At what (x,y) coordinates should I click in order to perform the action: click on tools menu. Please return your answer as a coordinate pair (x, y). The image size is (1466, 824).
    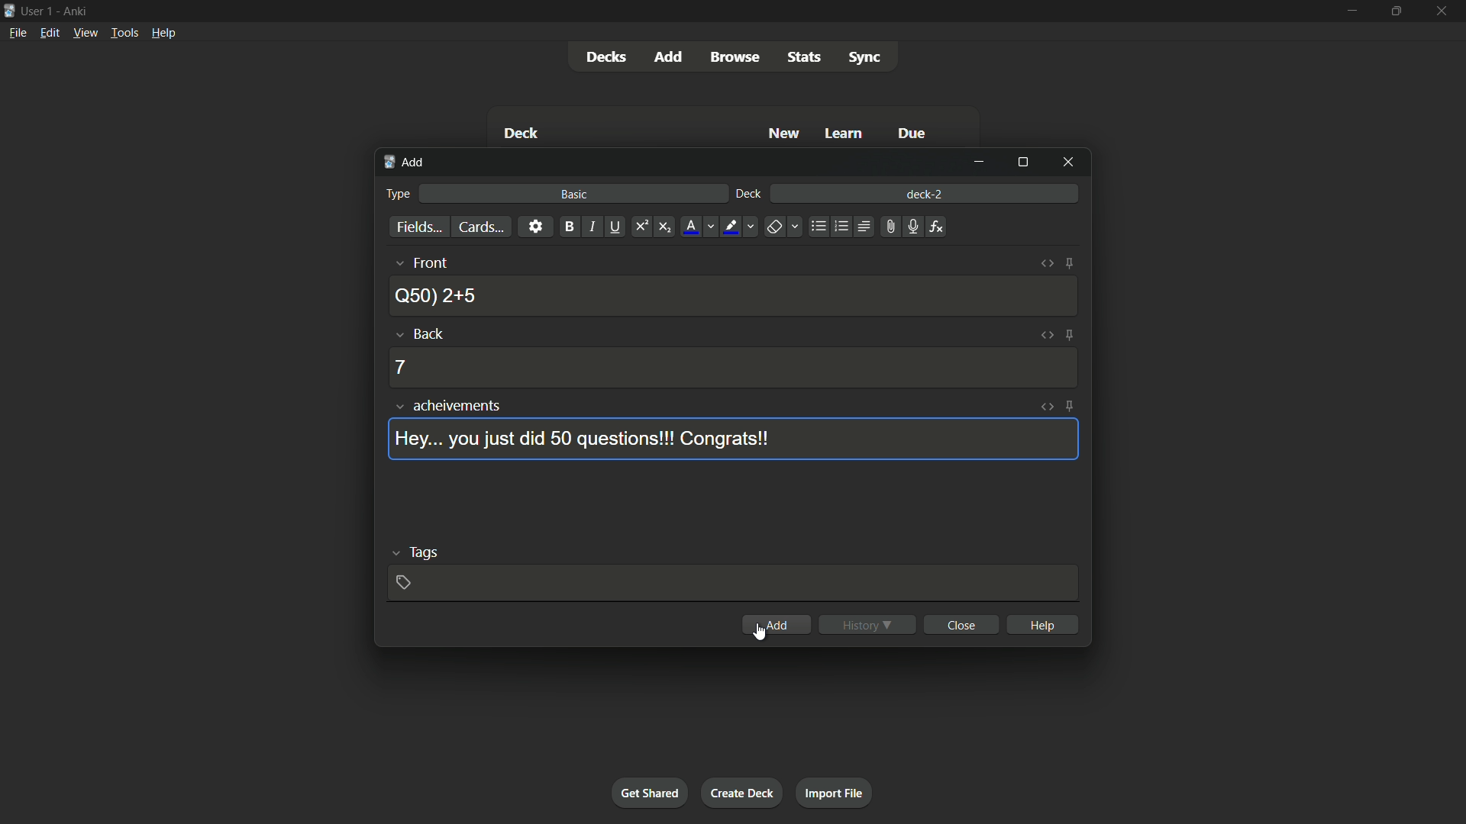
    Looking at the image, I should click on (124, 33).